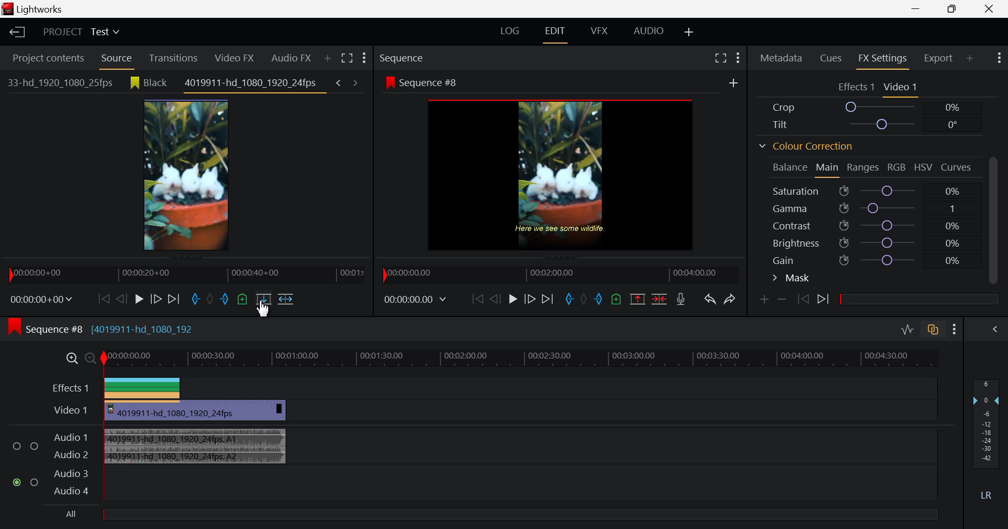 The image size is (1008, 529). Describe the element at coordinates (968, 59) in the screenshot. I see `Add Panel` at that location.